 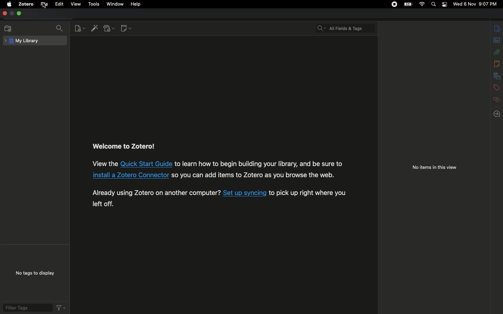 What do you see at coordinates (45, 4) in the screenshot?
I see `File` at bounding box center [45, 4].